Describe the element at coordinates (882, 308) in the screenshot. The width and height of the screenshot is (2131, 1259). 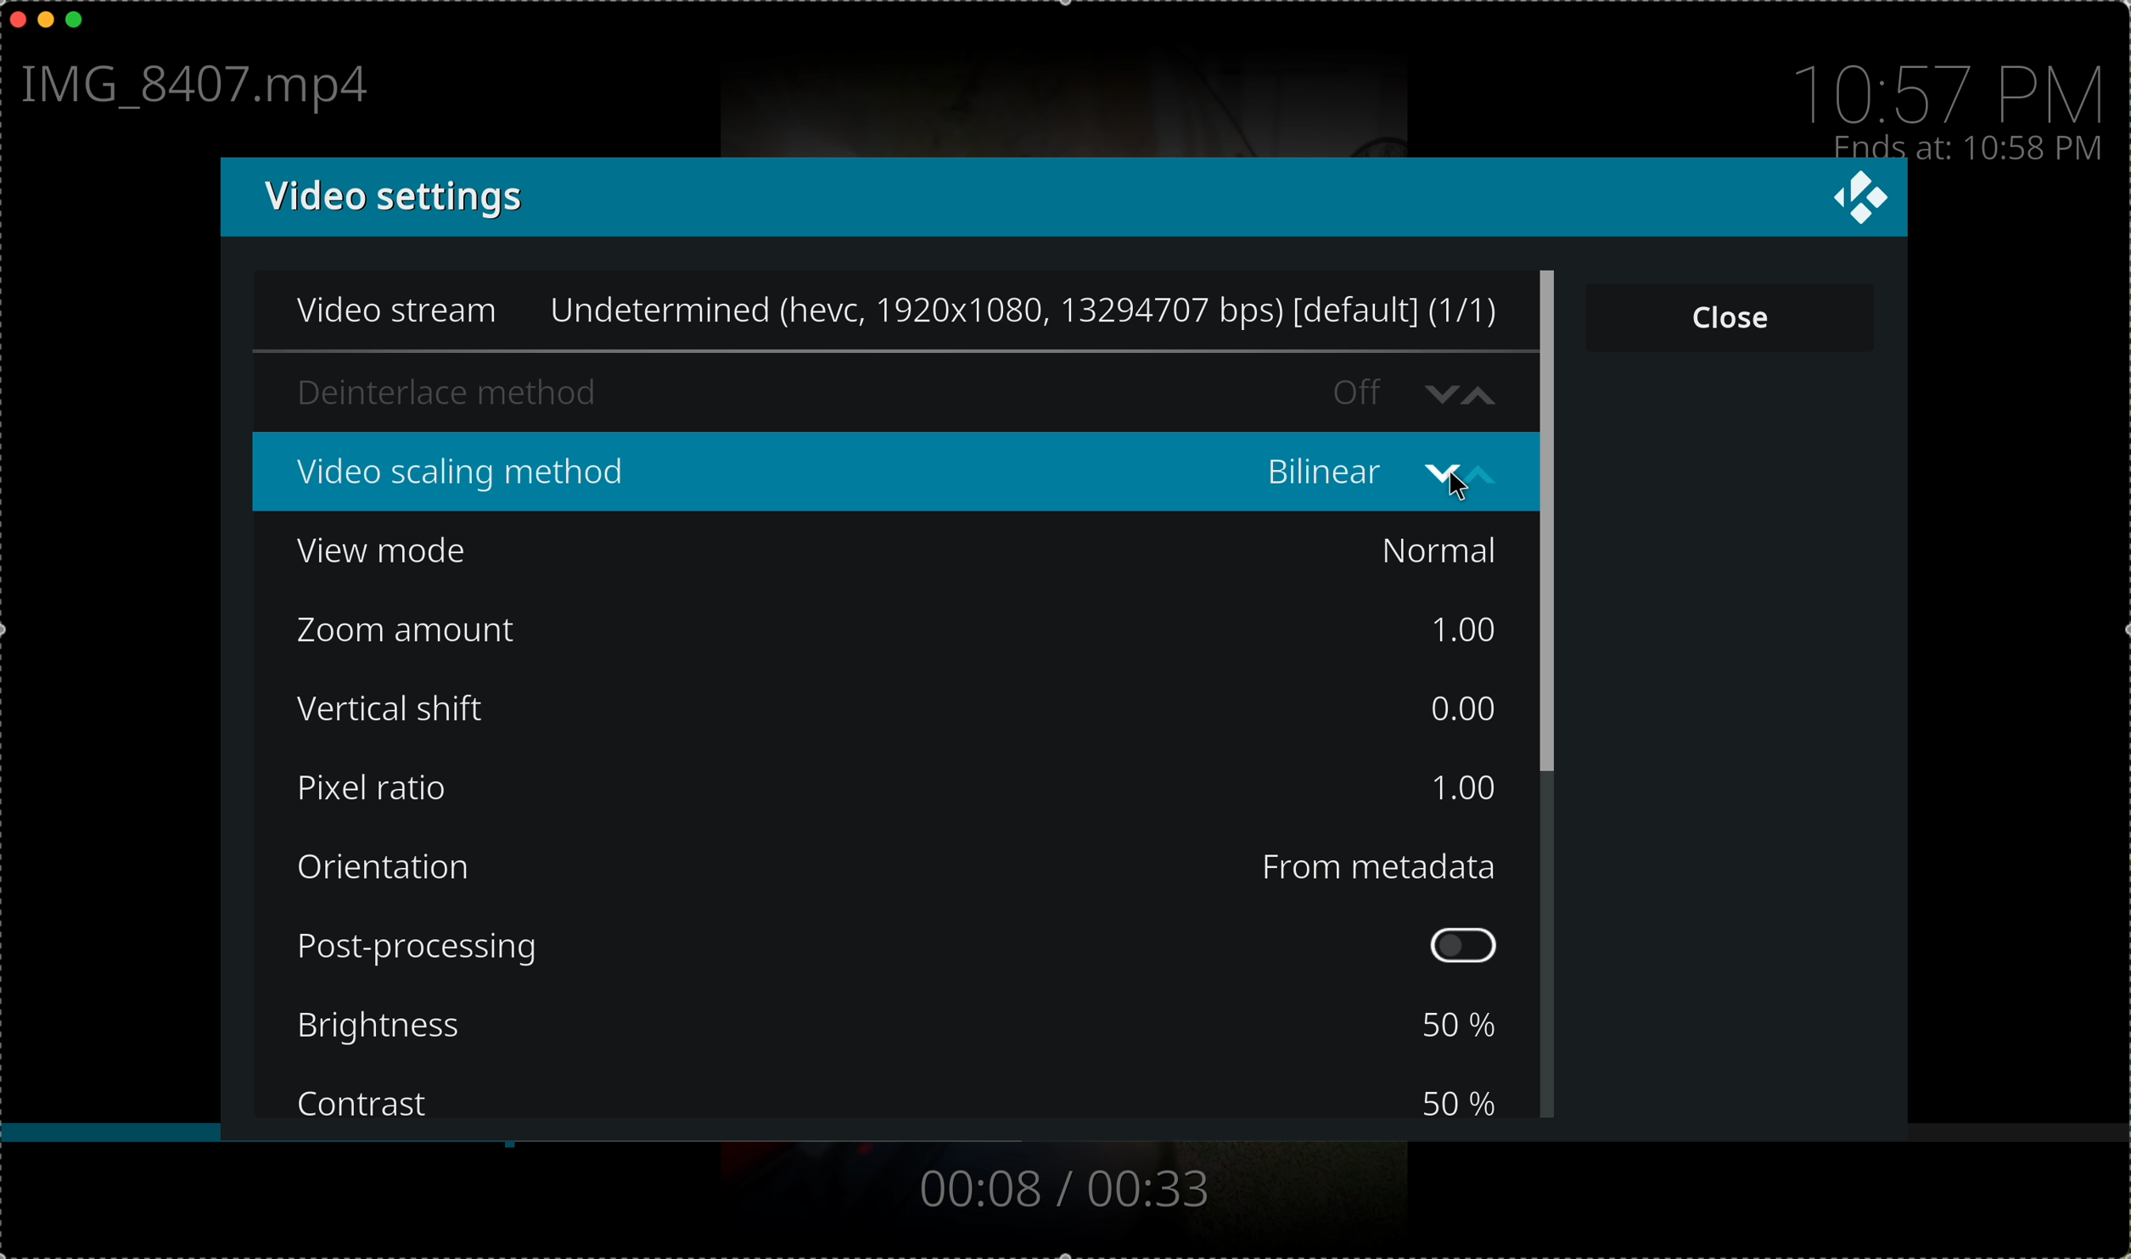
I see `Video stream Undetermined (hevc, 1920x1080, 13294707 bps) [default] (1/1)` at that location.